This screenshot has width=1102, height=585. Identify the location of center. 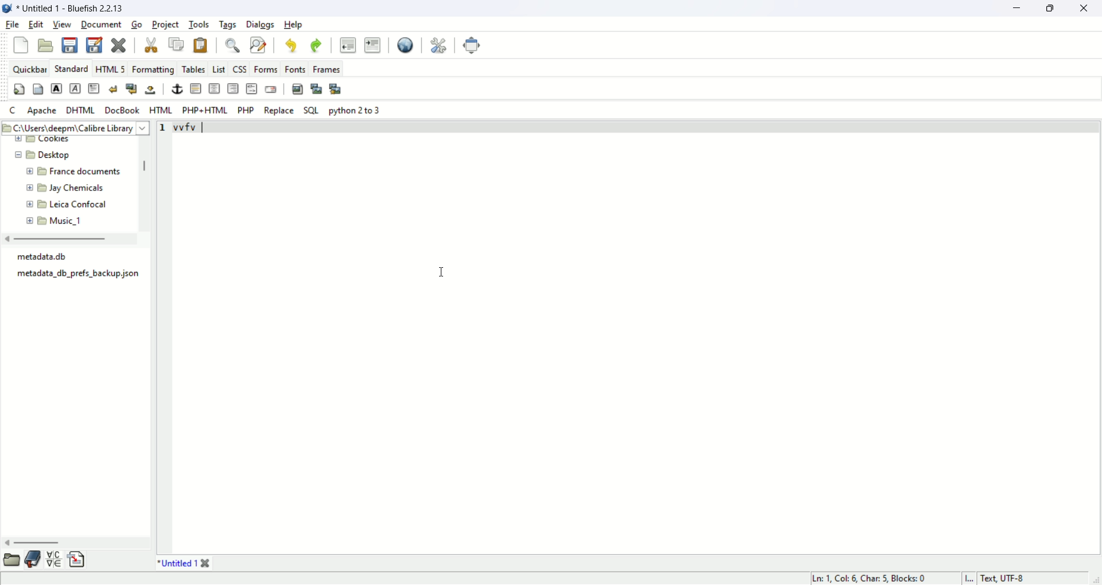
(215, 88).